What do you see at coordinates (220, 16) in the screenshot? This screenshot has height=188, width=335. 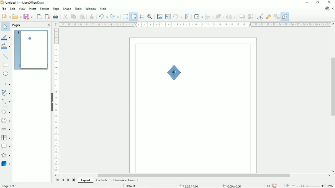 I see `Arrange` at bounding box center [220, 16].